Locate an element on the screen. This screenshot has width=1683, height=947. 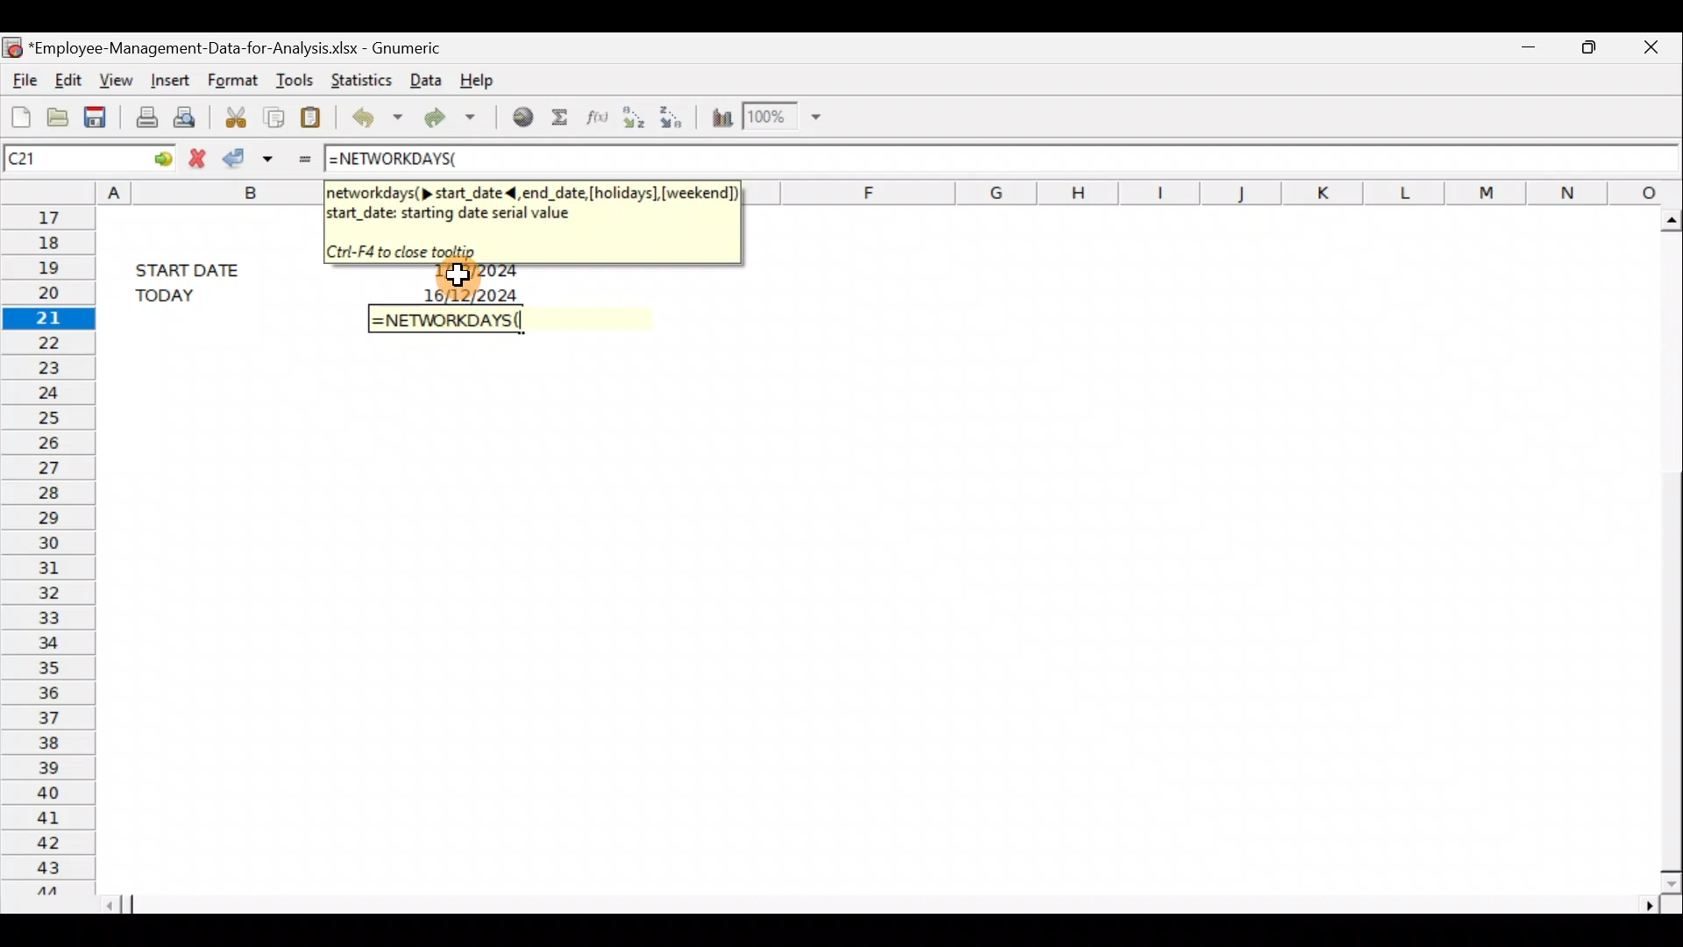
Rows is located at coordinates (46, 548).